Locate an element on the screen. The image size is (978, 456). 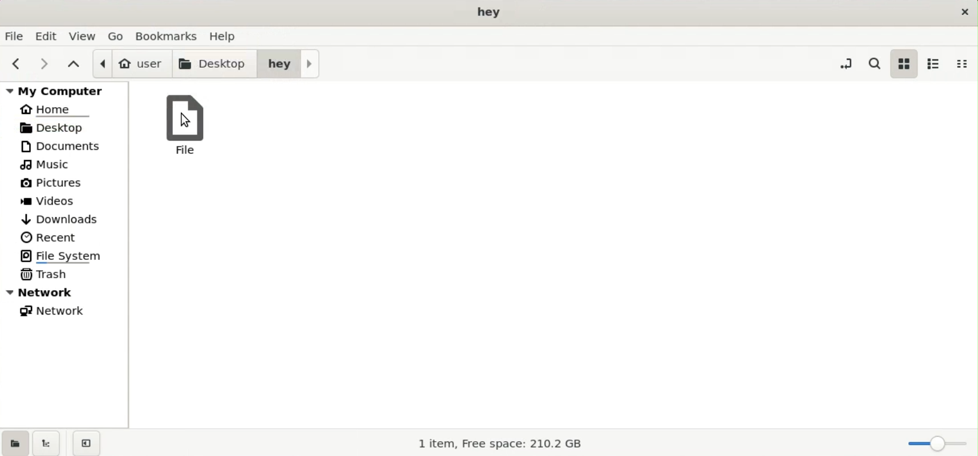
help is located at coordinates (226, 34).